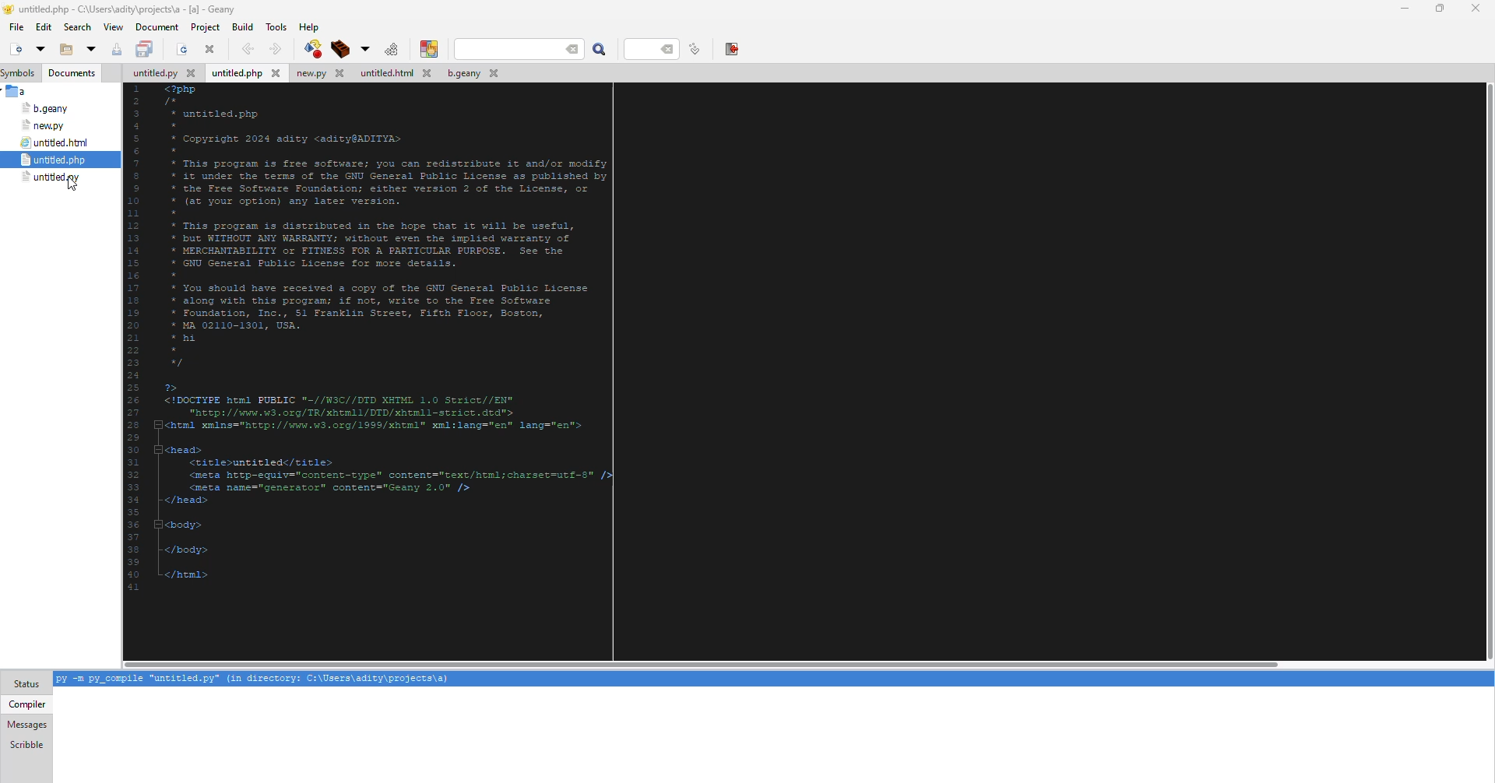  What do you see at coordinates (691, 50) in the screenshot?
I see `line number` at bounding box center [691, 50].